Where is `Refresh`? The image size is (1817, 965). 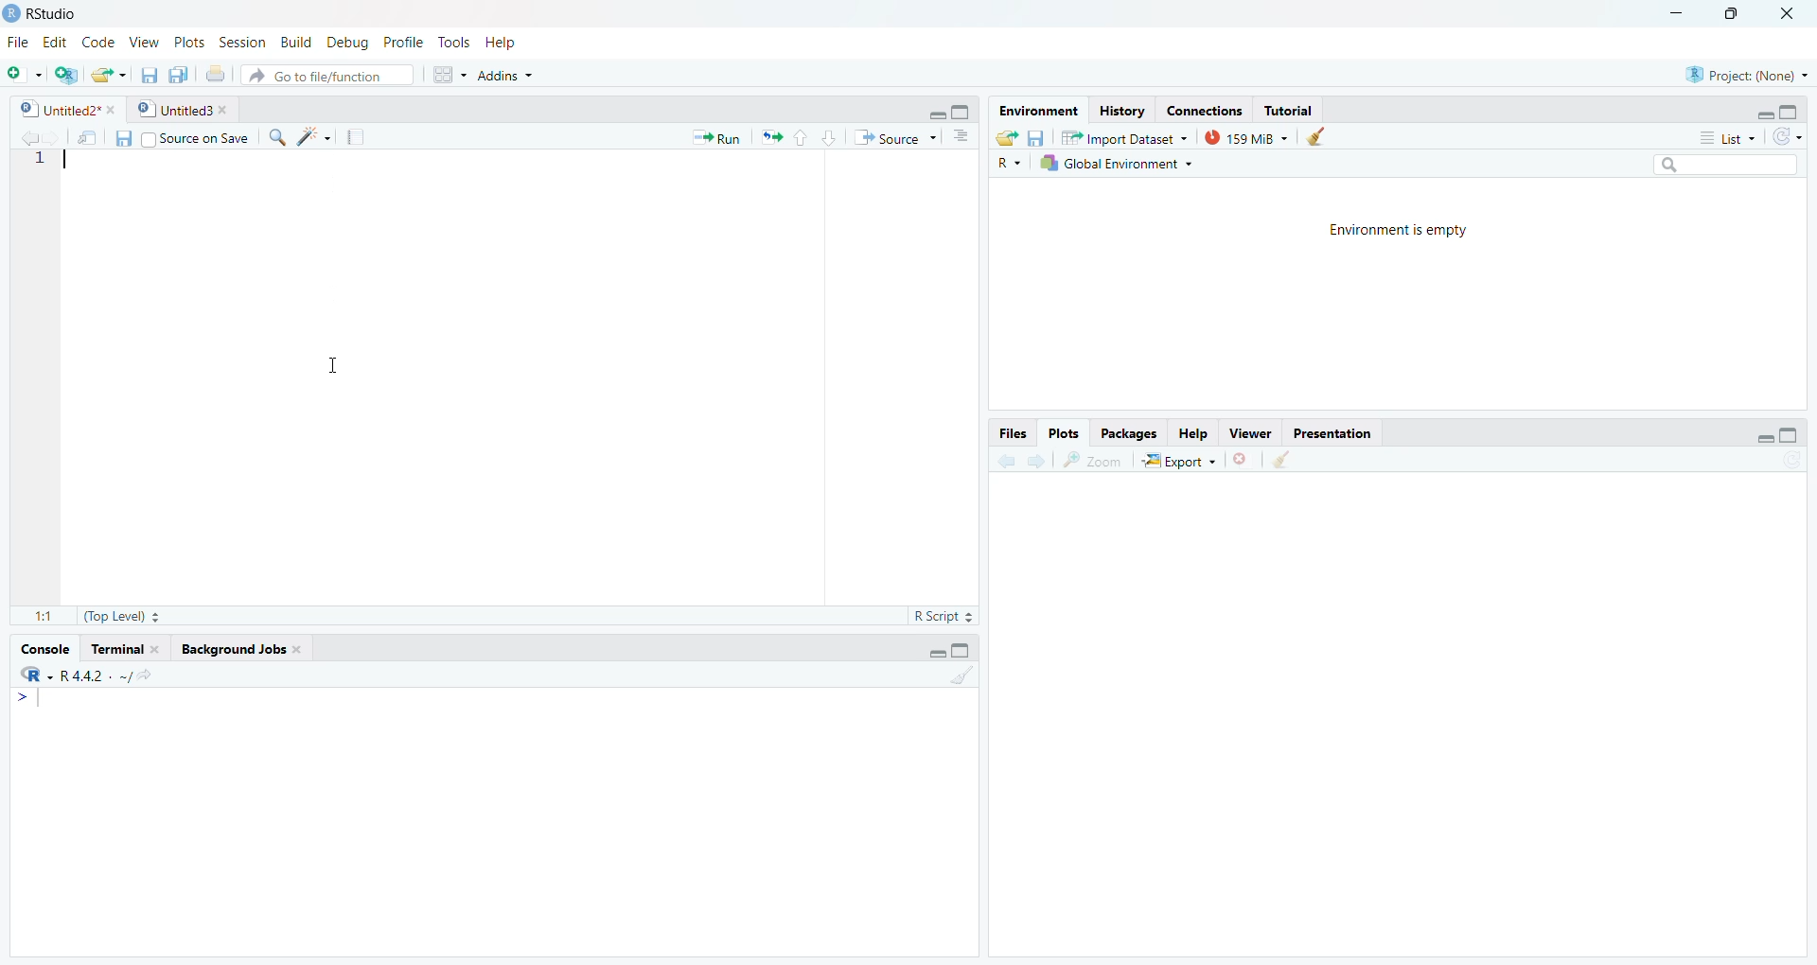
Refresh is located at coordinates (1789, 138).